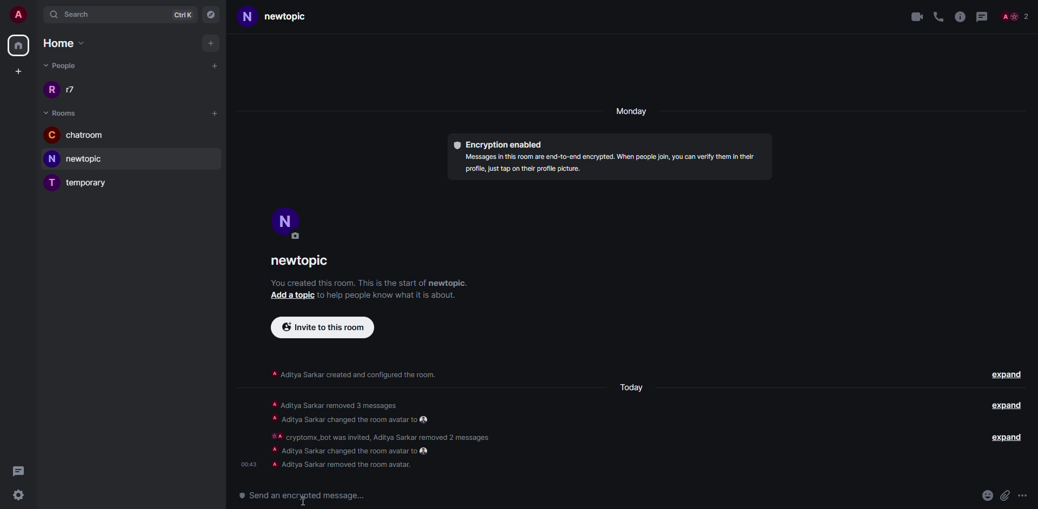  I want to click on threads, so click(18, 471).